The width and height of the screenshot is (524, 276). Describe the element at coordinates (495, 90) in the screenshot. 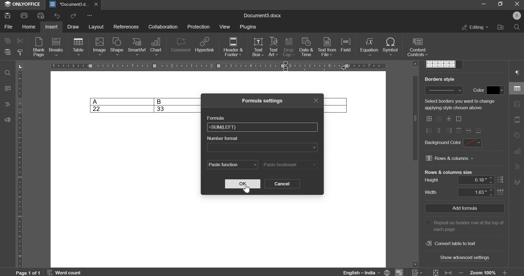

I see `border color` at that location.